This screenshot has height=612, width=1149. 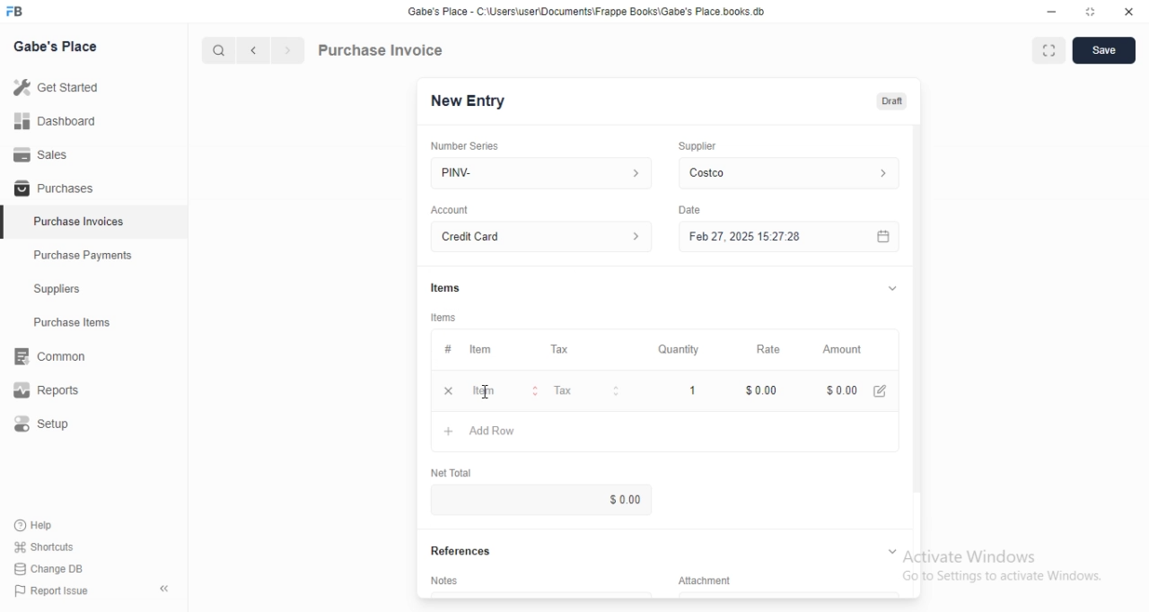 What do you see at coordinates (44, 526) in the screenshot?
I see `Help` at bounding box center [44, 526].